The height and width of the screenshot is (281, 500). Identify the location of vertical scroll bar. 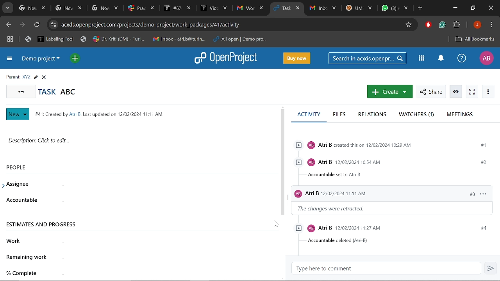
(282, 162).